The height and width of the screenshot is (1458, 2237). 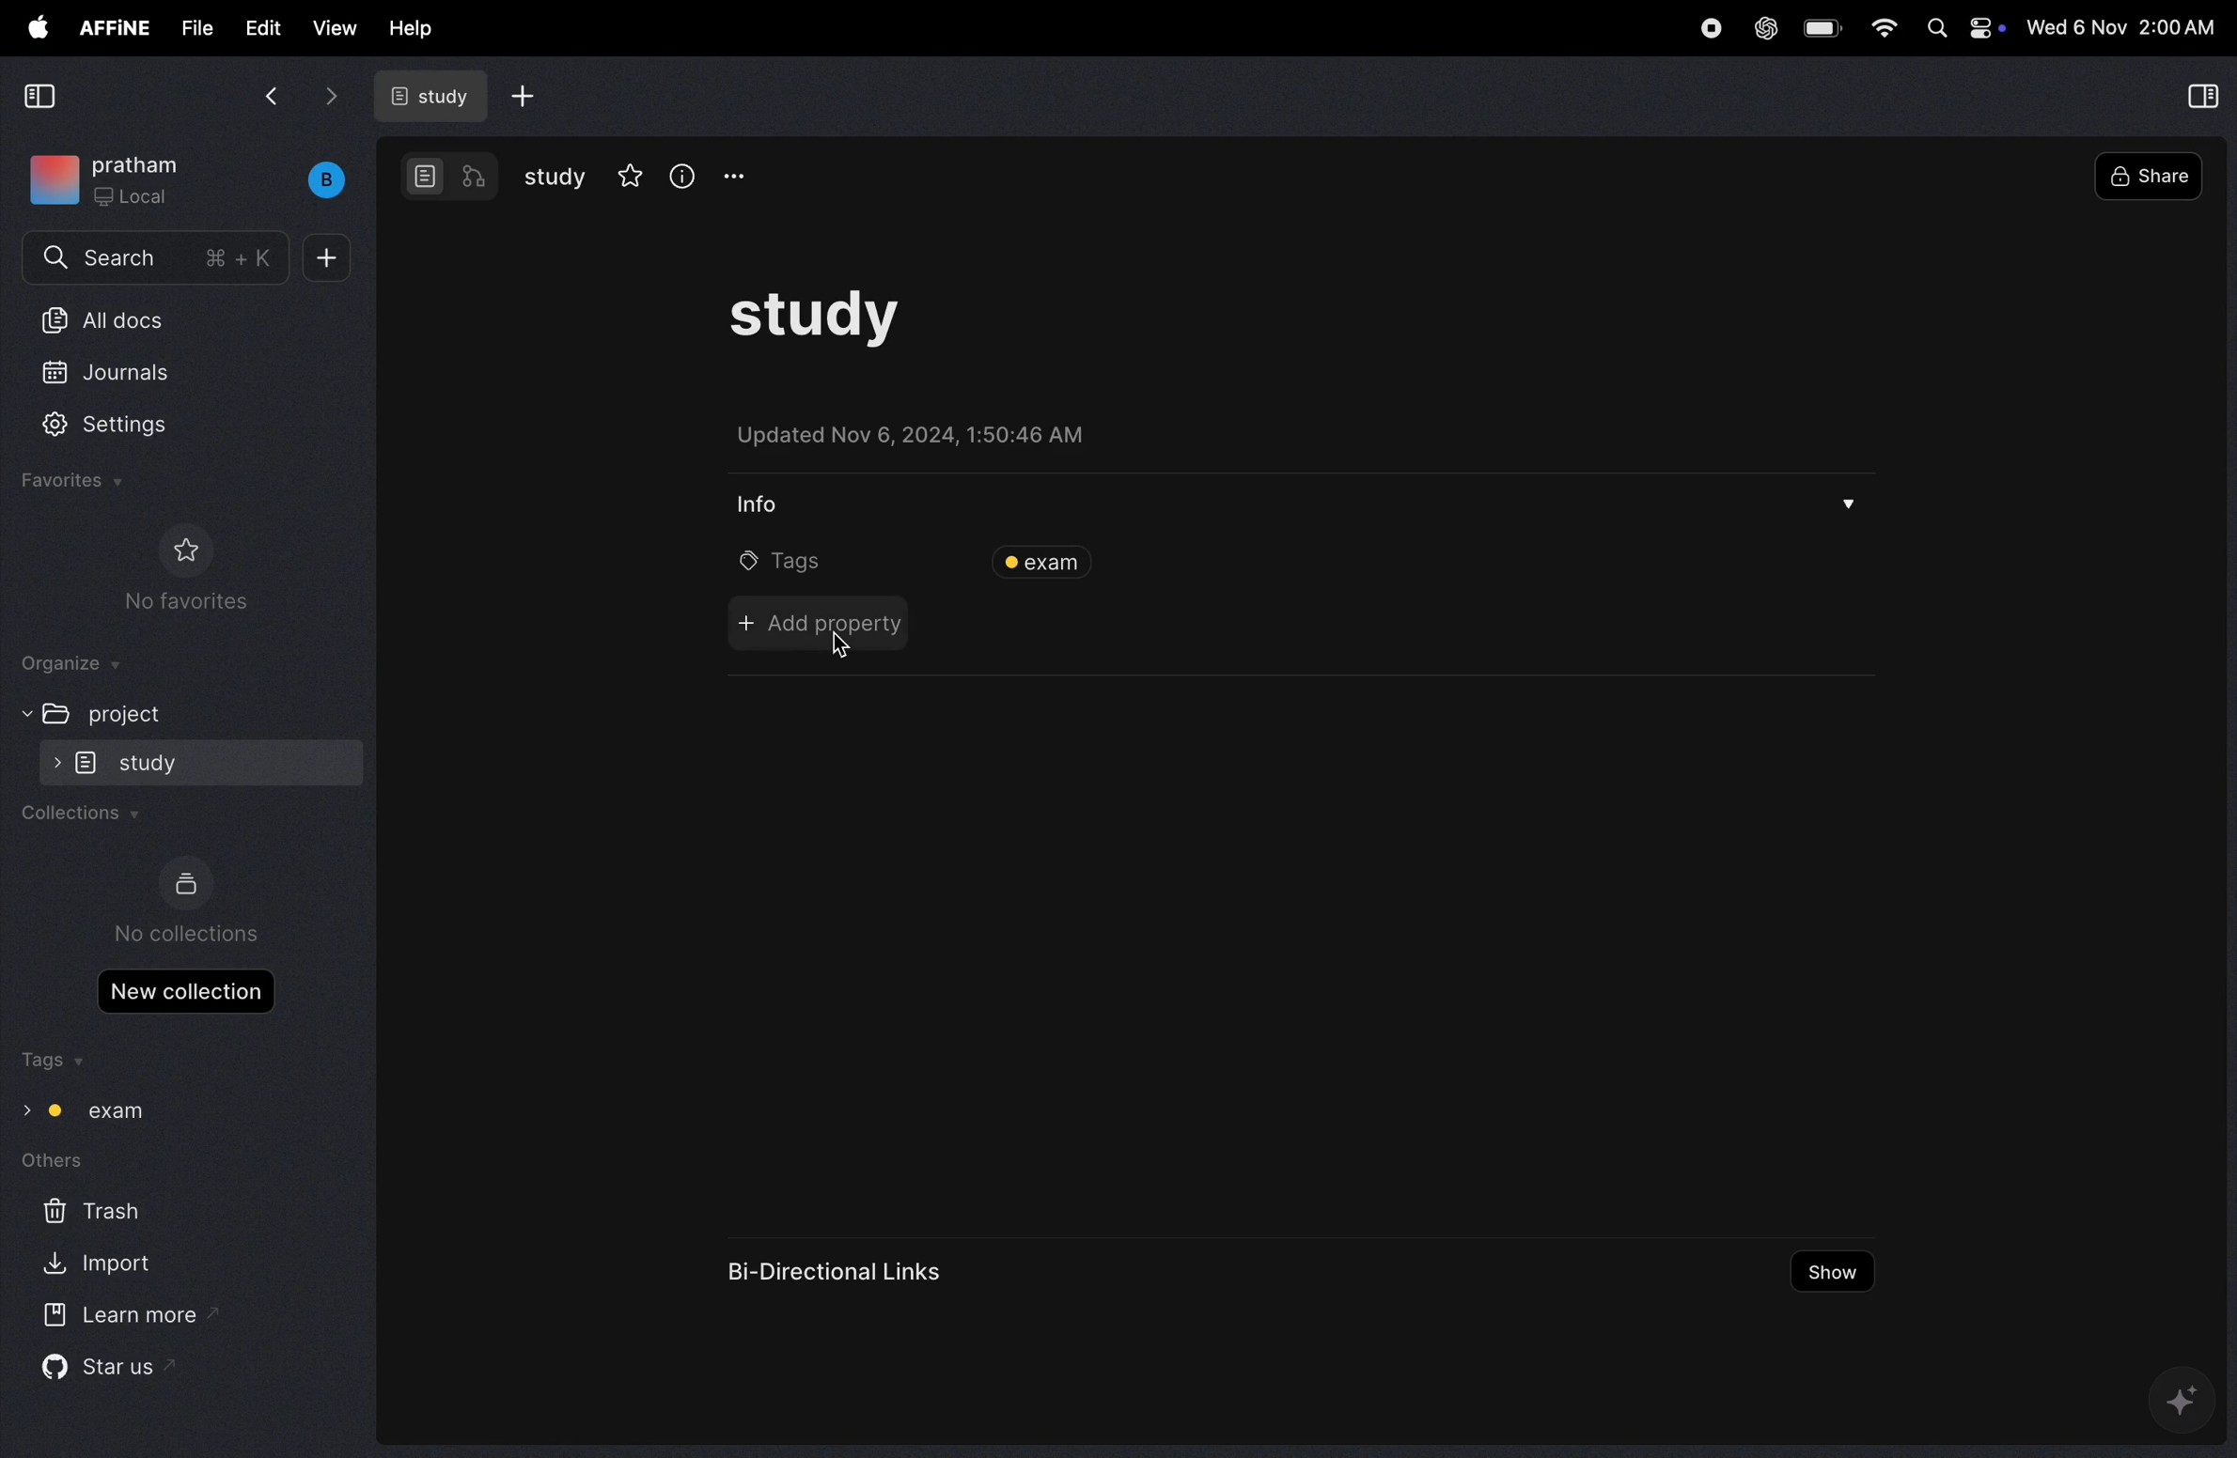 What do you see at coordinates (1843, 503) in the screenshot?
I see `drop menu` at bounding box center [1843, 503].